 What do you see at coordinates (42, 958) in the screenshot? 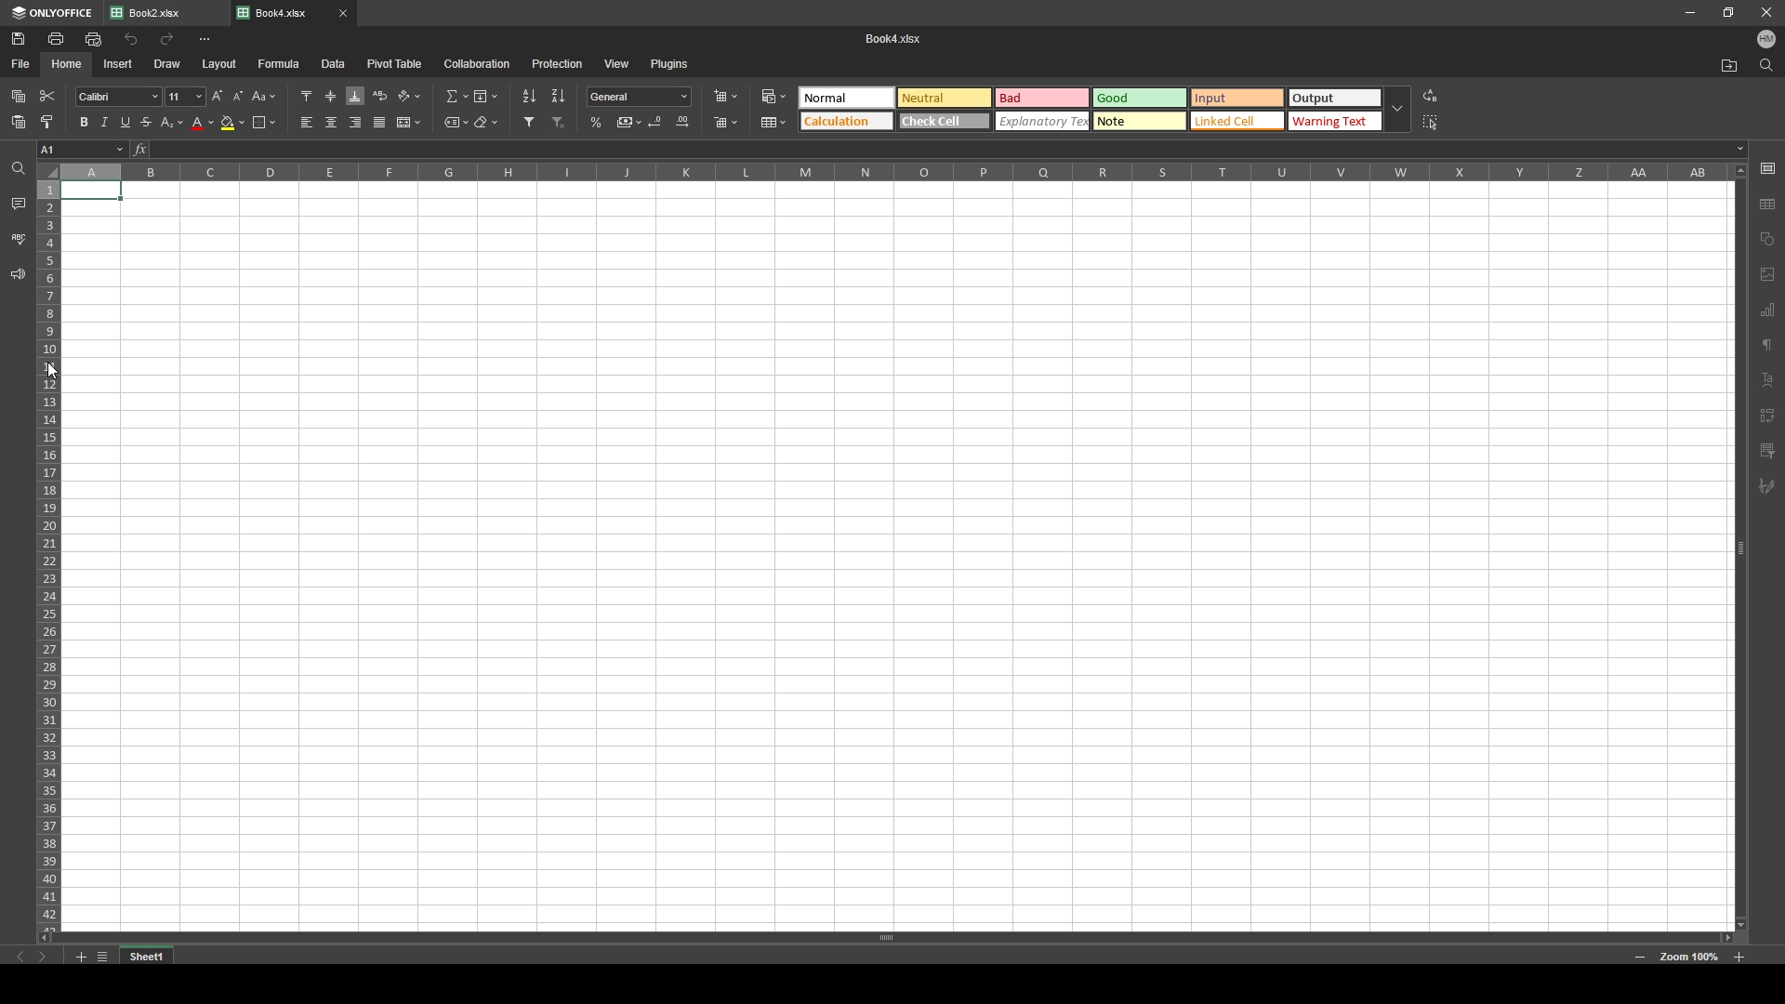
I see `next` at bounding box center [42, 958].